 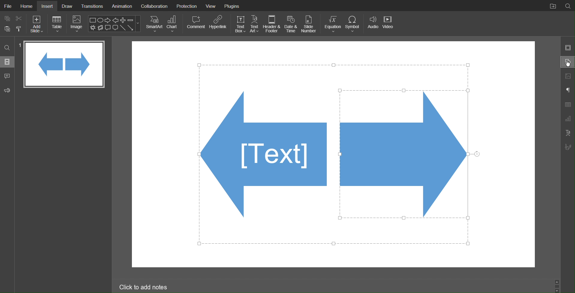 What do you see at coordinates (7, 5) in the screenshot?
I see `File ` at bounding box center [7, 5].